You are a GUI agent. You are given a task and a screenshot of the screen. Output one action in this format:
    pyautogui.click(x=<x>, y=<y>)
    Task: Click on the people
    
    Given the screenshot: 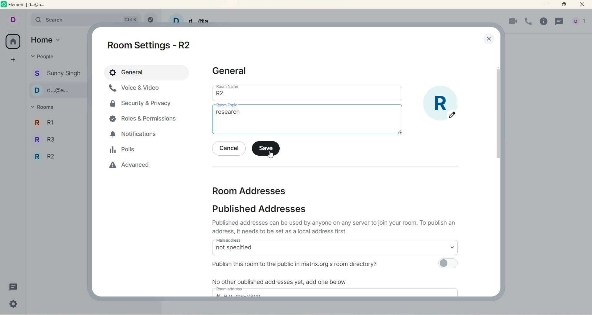 What is the action you would take?
    pyautogui.click(x=43, y=56)
    